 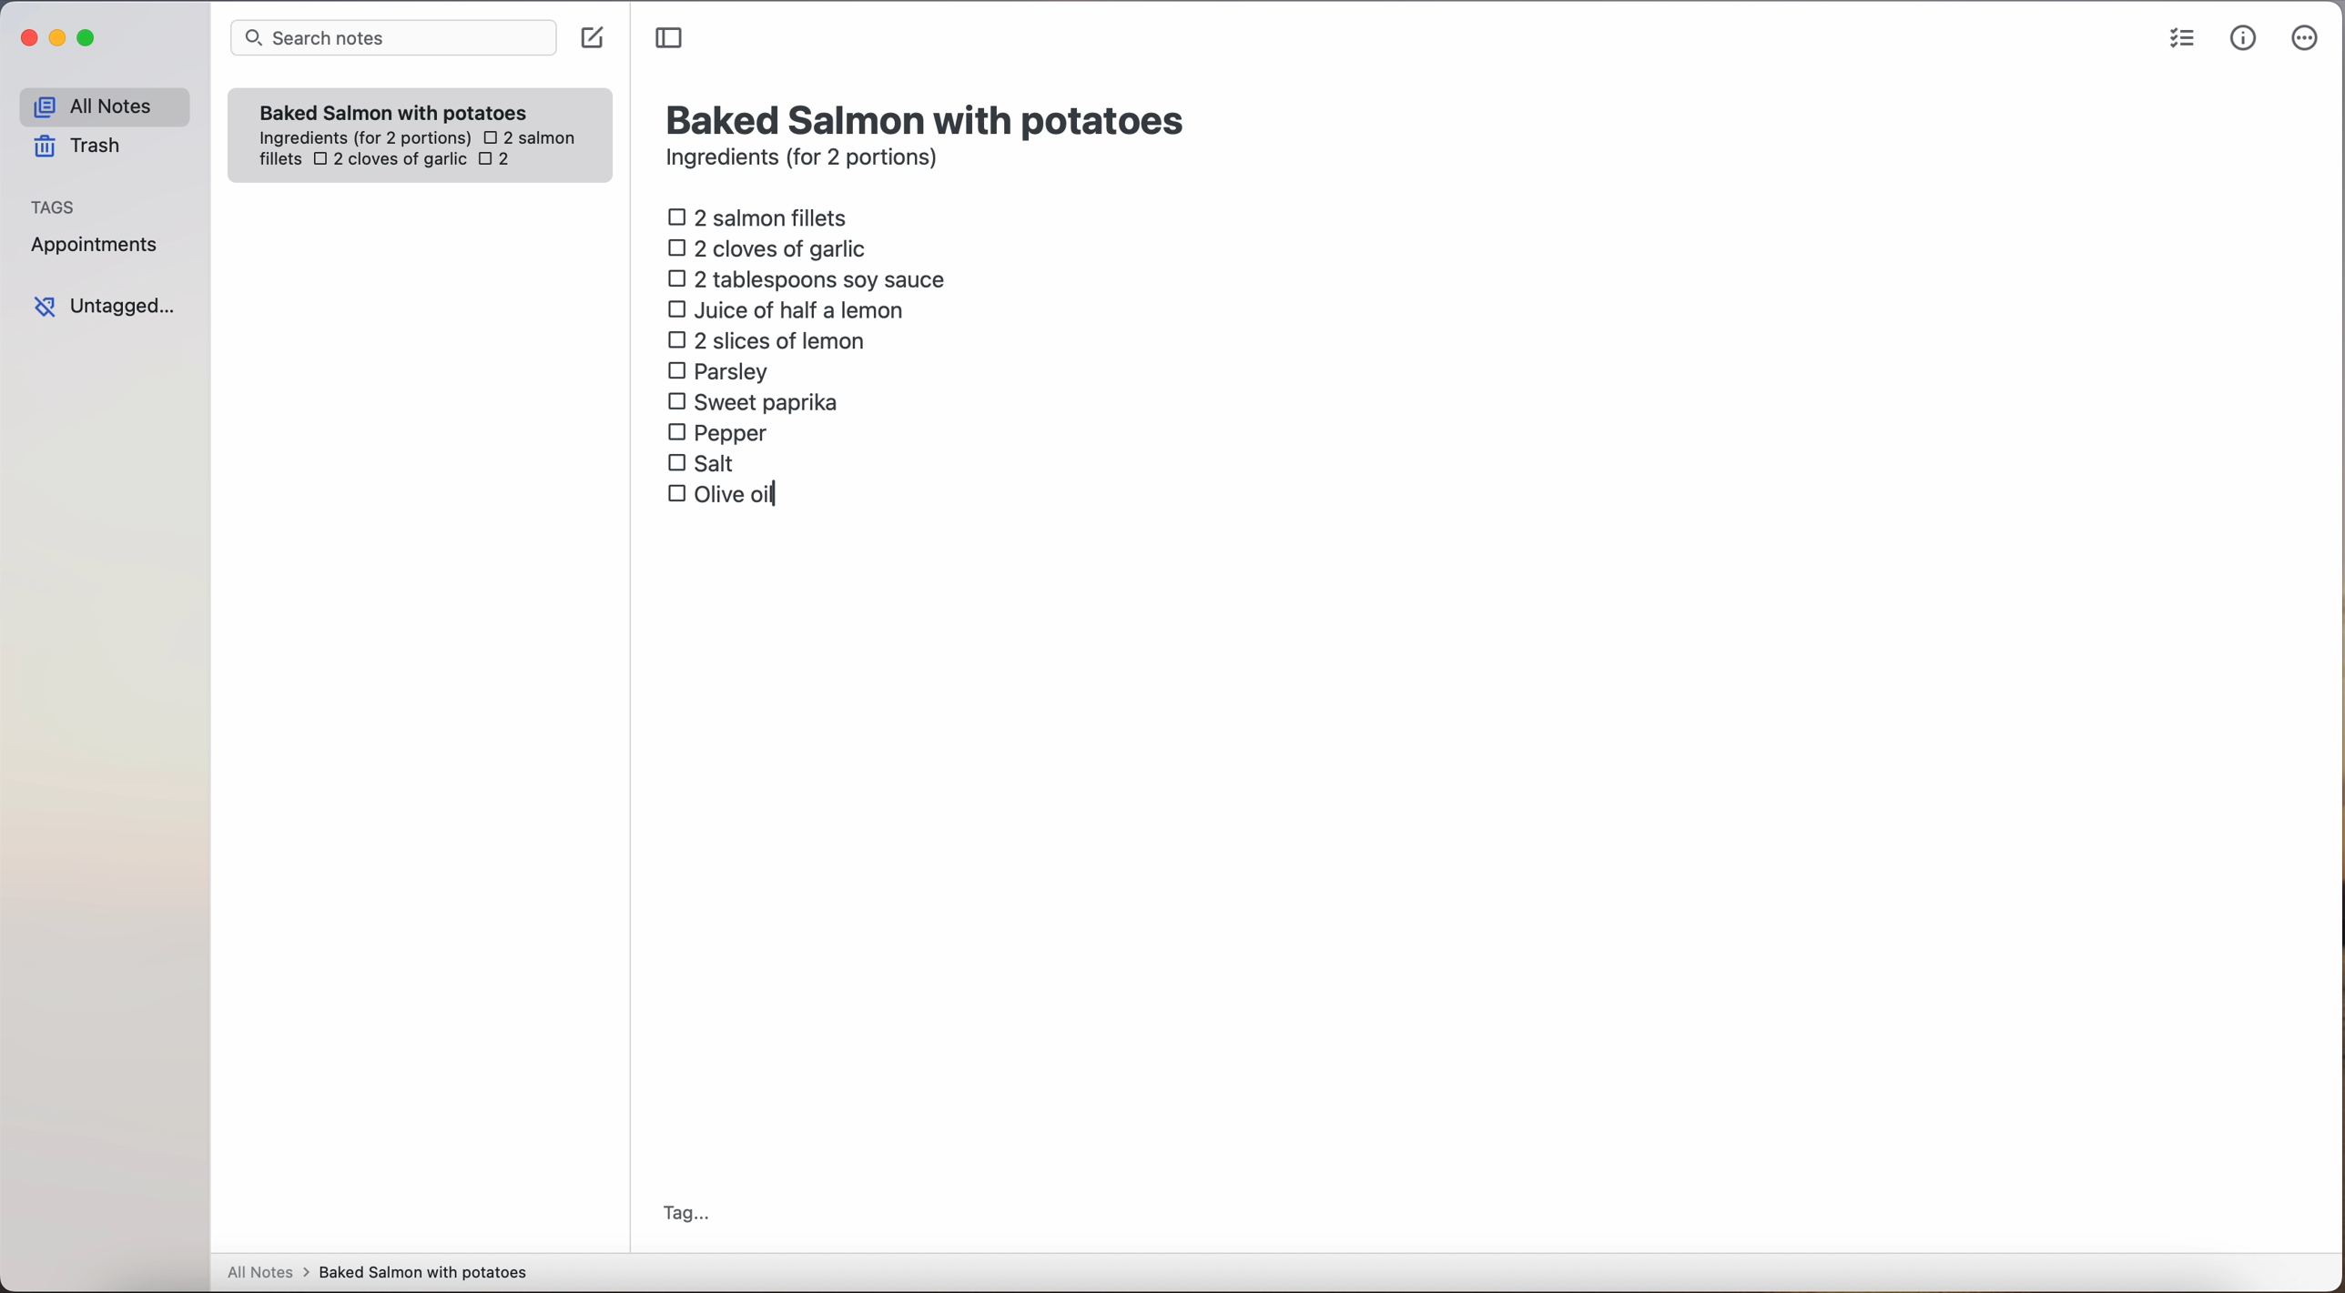 I want to click on pepper, so click(x=721, y=431).